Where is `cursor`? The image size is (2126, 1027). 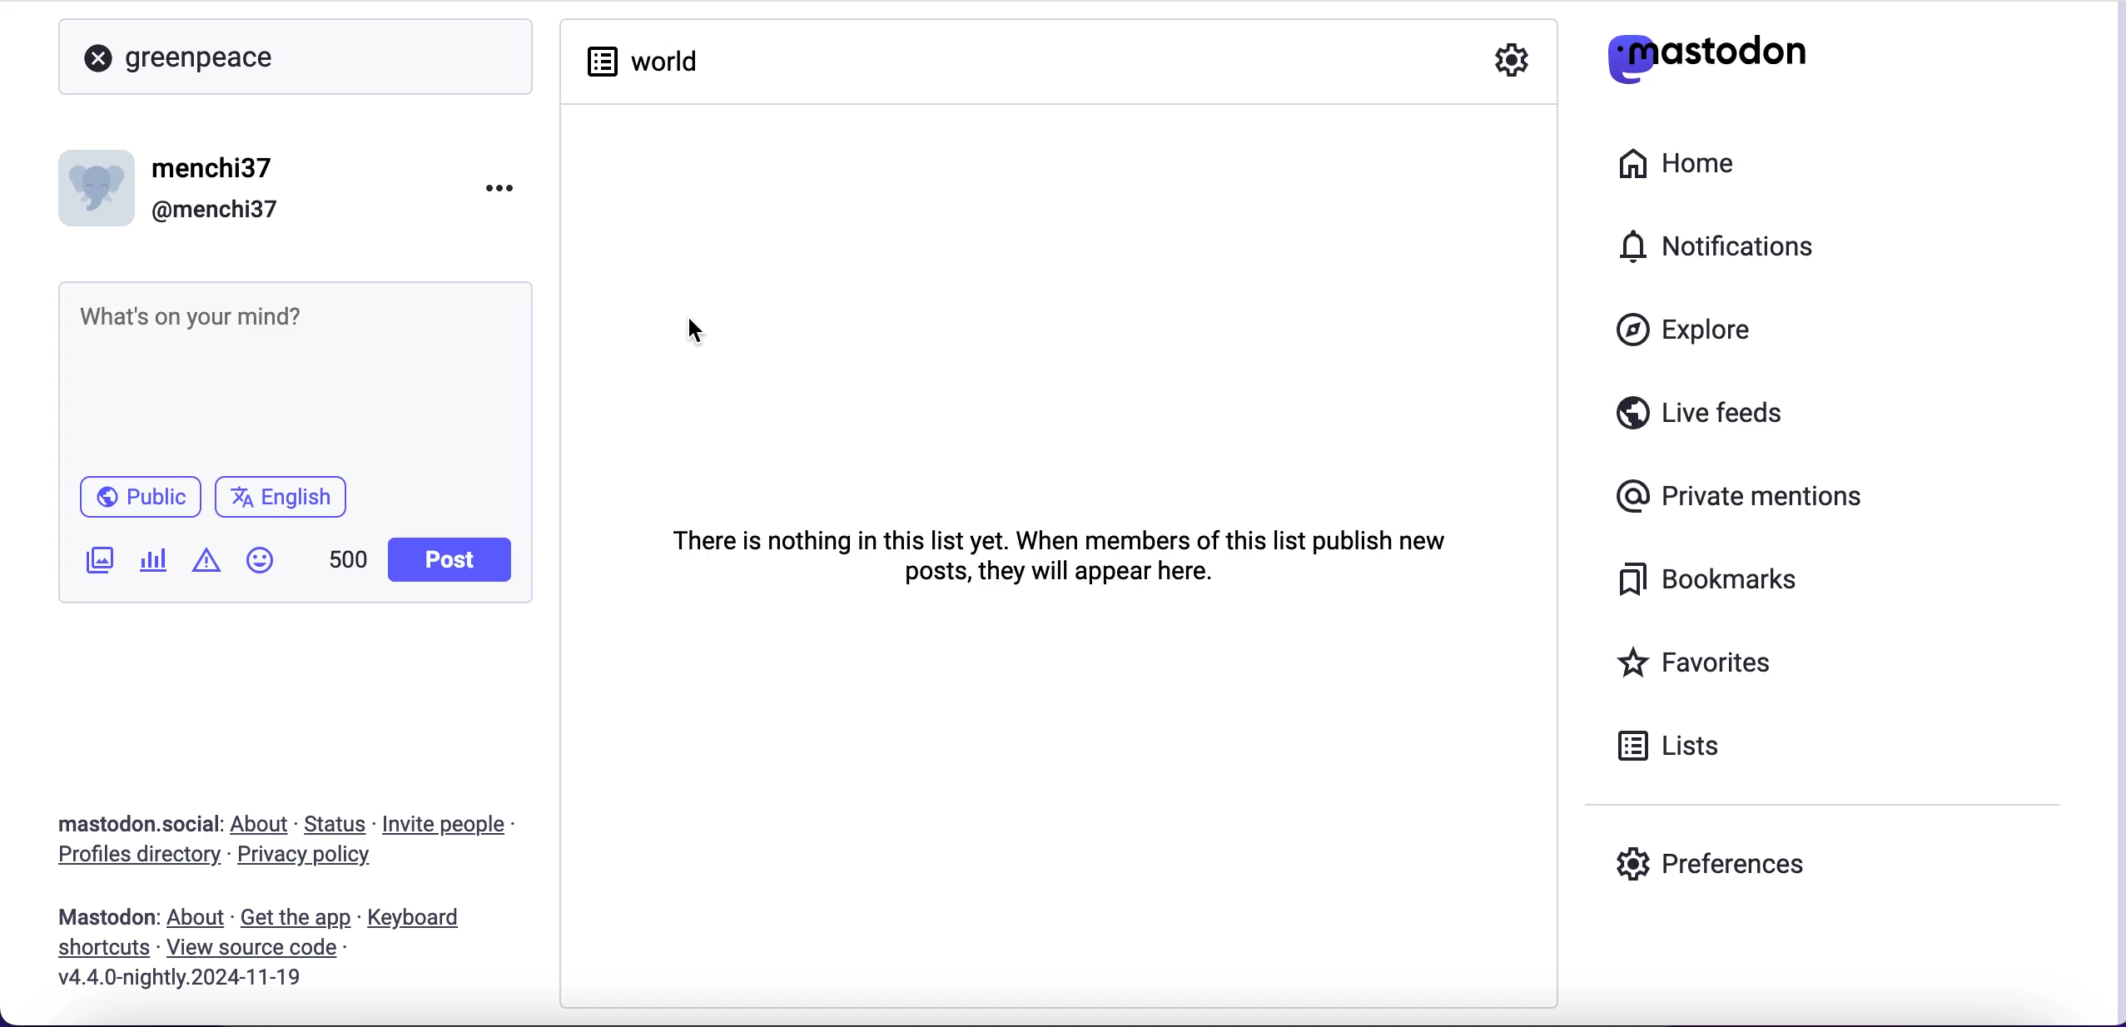 cursor is located at coordinates (695, 332).